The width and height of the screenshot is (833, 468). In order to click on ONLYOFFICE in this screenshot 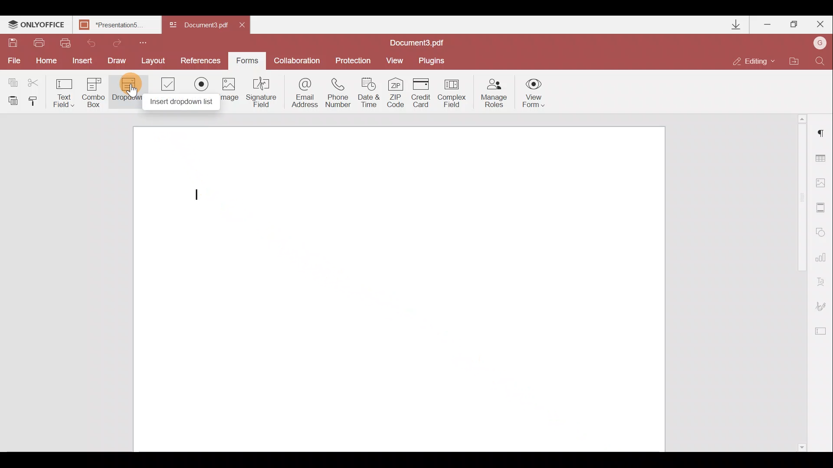, I will do `click(36, 26)`.